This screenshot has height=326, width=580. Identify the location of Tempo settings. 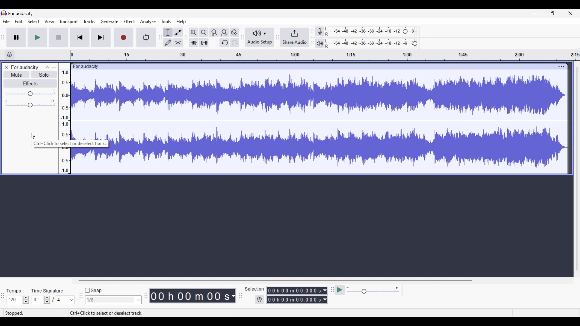
(18, 300).